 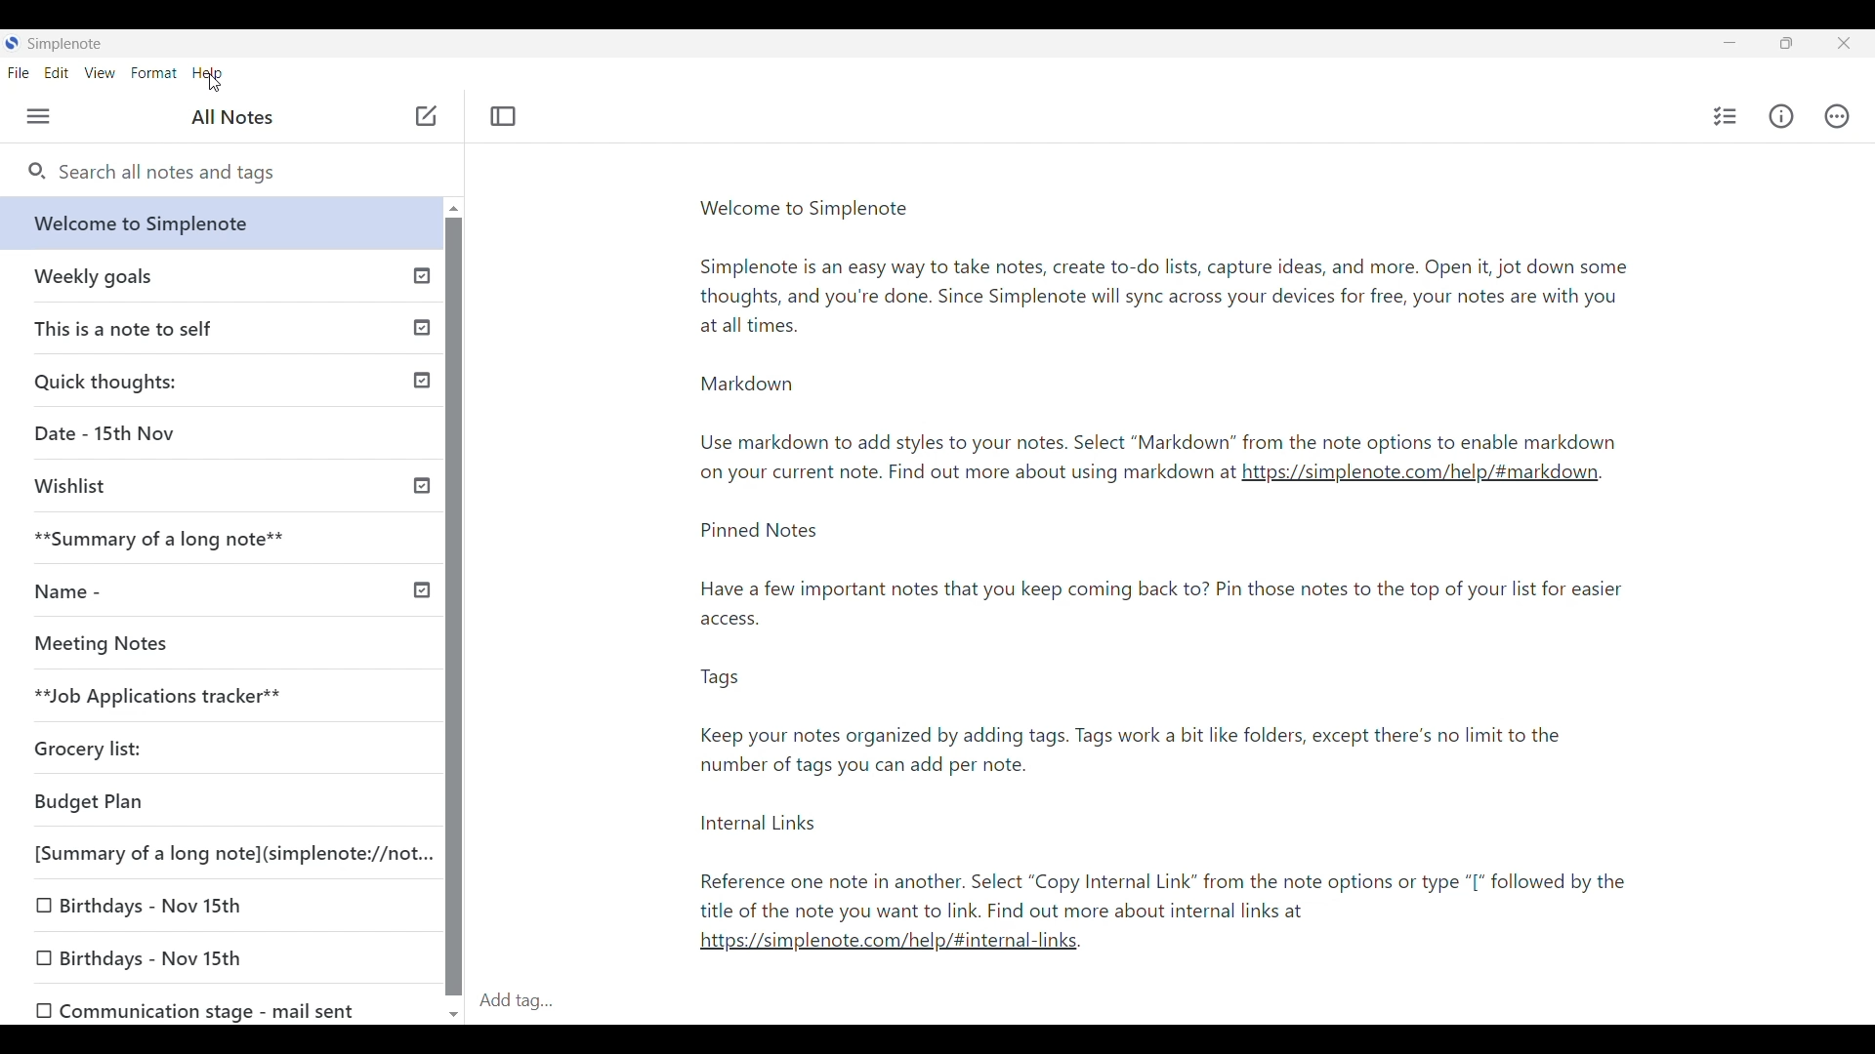 What do you see at coordinates (454, 208) in the screenshot?
I see `Quick slide to top` at bounding box center [454, 208].